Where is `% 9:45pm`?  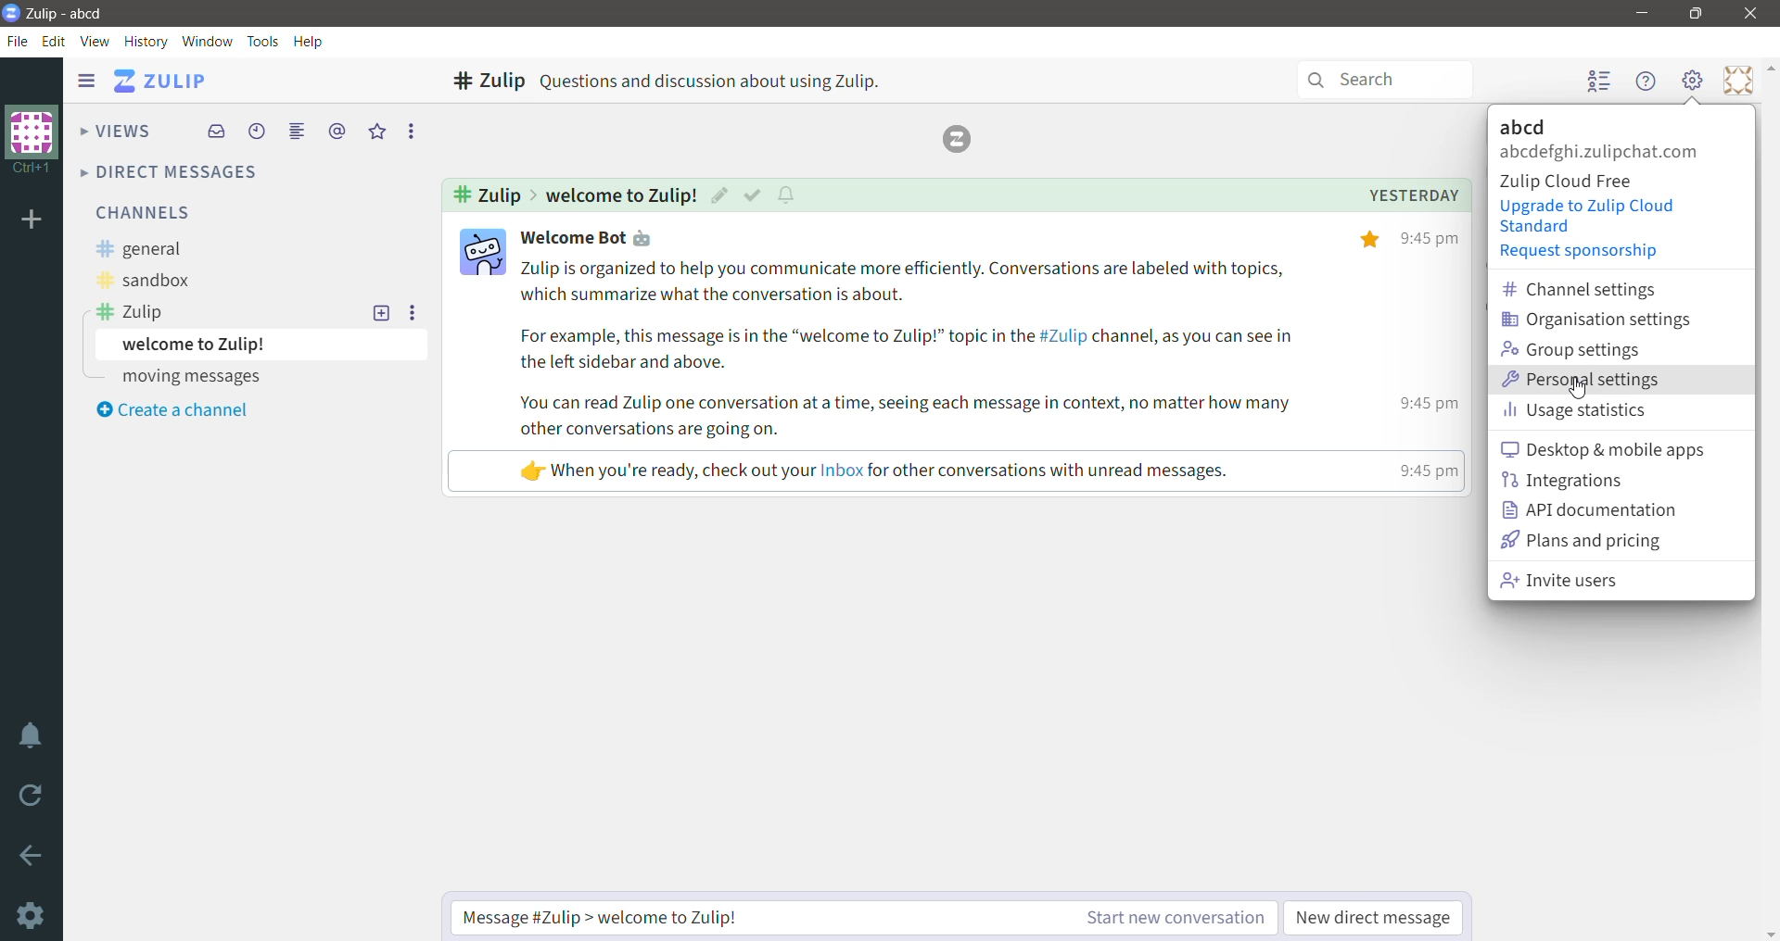 % 9:45pm is located at coordinates (1411, 238).